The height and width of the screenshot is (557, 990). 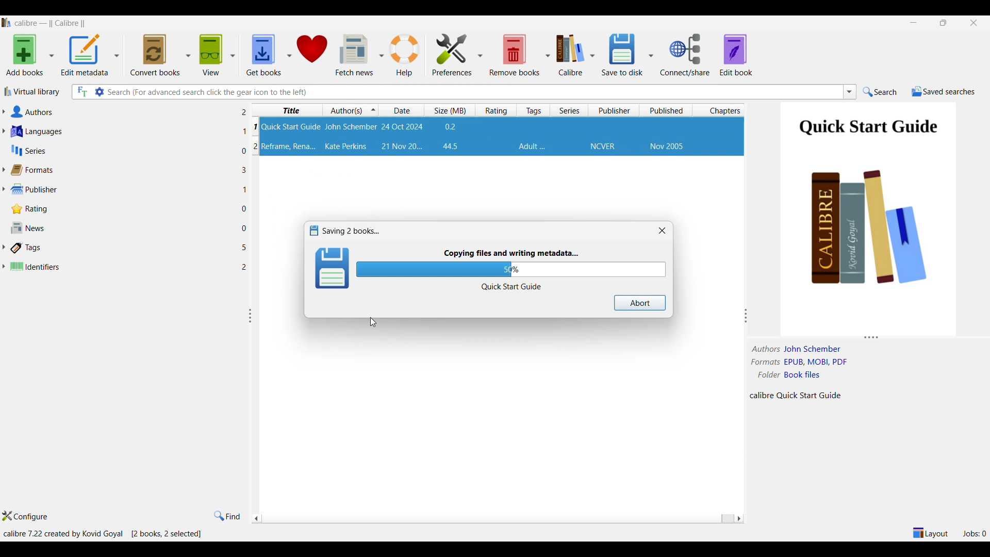 I want to click on Identifiers, so click(x=118, y=265).